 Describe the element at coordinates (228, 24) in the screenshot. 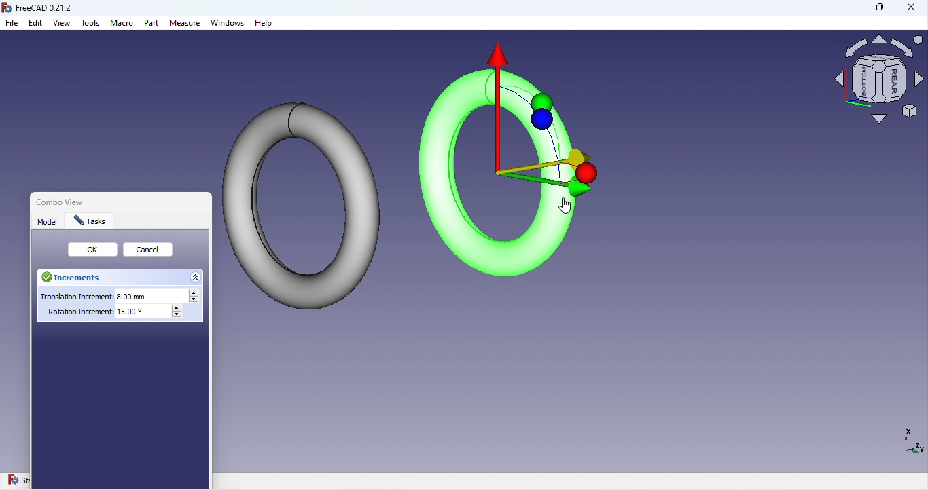

I see `Windows` at that location.